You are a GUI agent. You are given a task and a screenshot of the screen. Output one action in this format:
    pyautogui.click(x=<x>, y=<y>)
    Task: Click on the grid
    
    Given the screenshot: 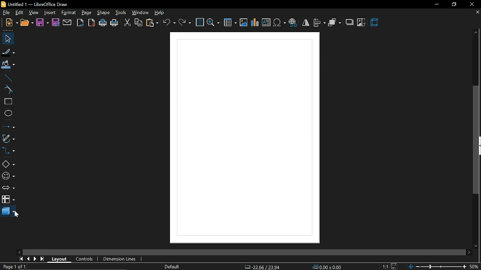 What is the action you would take?
    pyautogui.click(x=200, y=22)
    